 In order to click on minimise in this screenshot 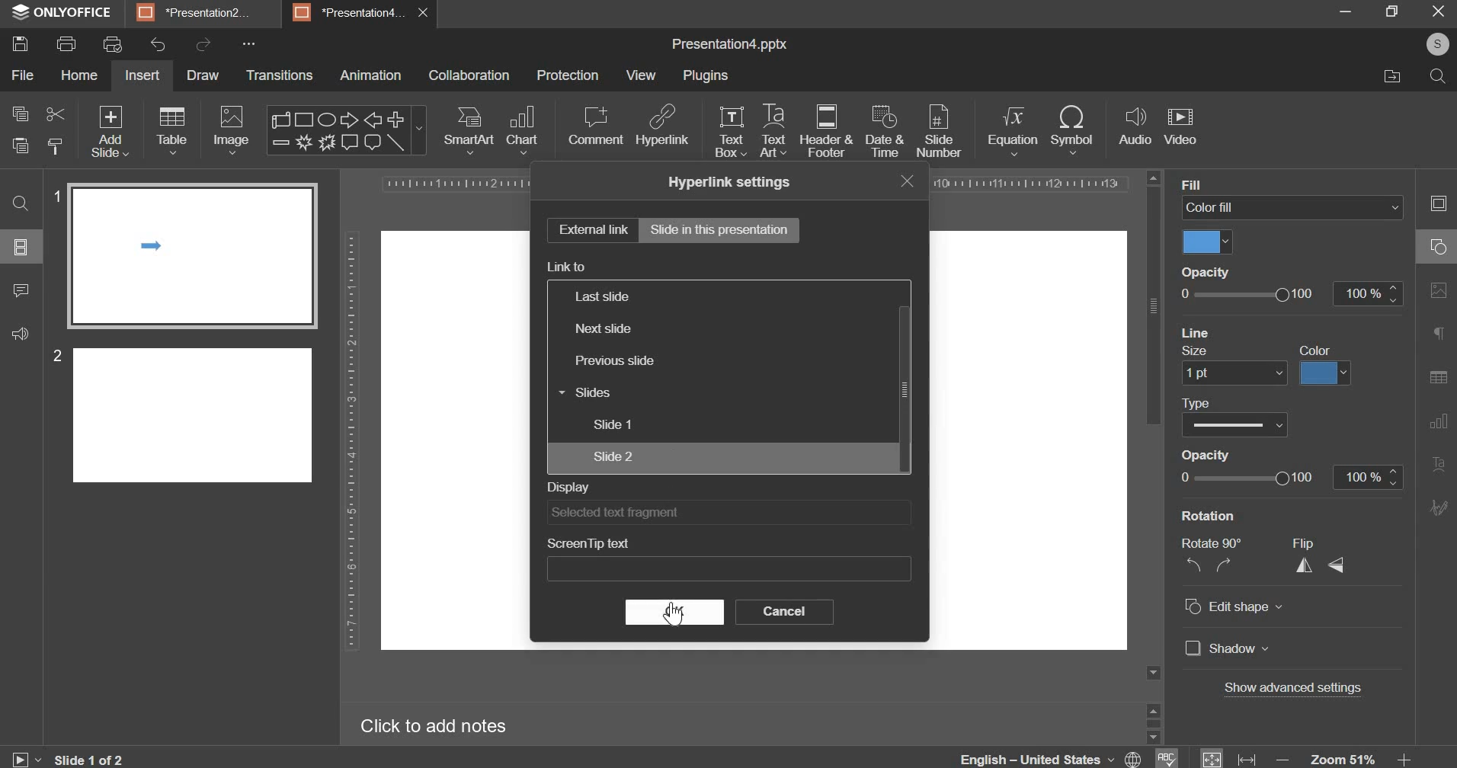, I will do `click(1334, 11)`.